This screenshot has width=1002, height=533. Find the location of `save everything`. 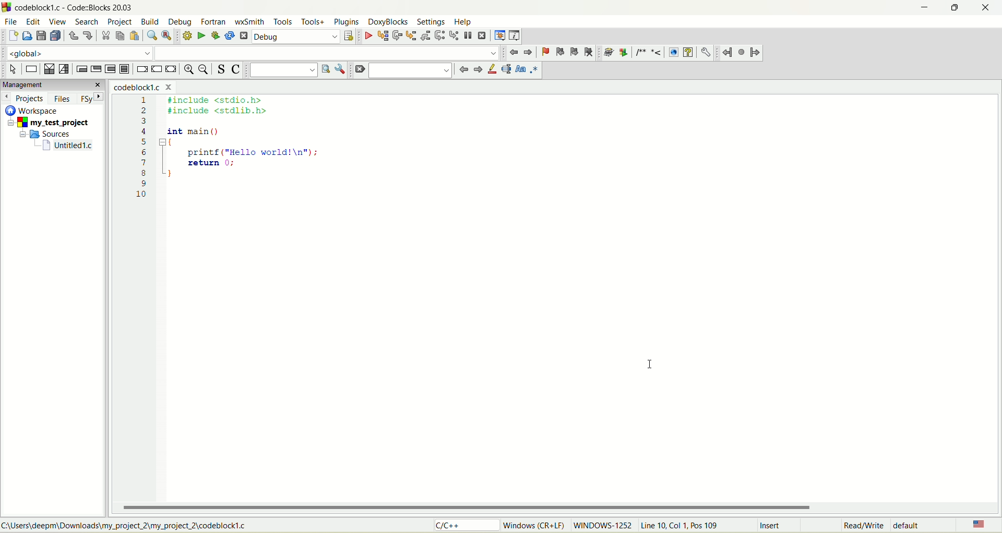

save everything is located at coordinates (55, 36).